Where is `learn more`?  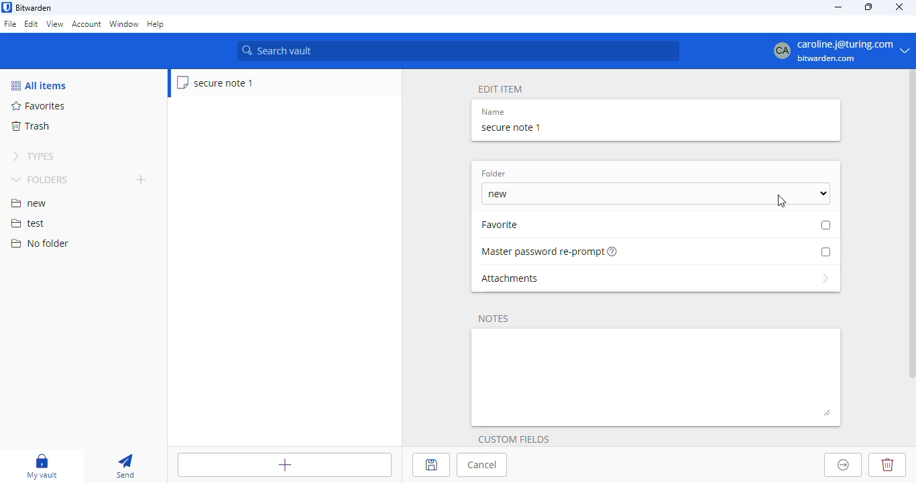 learn more is located at coordinates (614, 251).